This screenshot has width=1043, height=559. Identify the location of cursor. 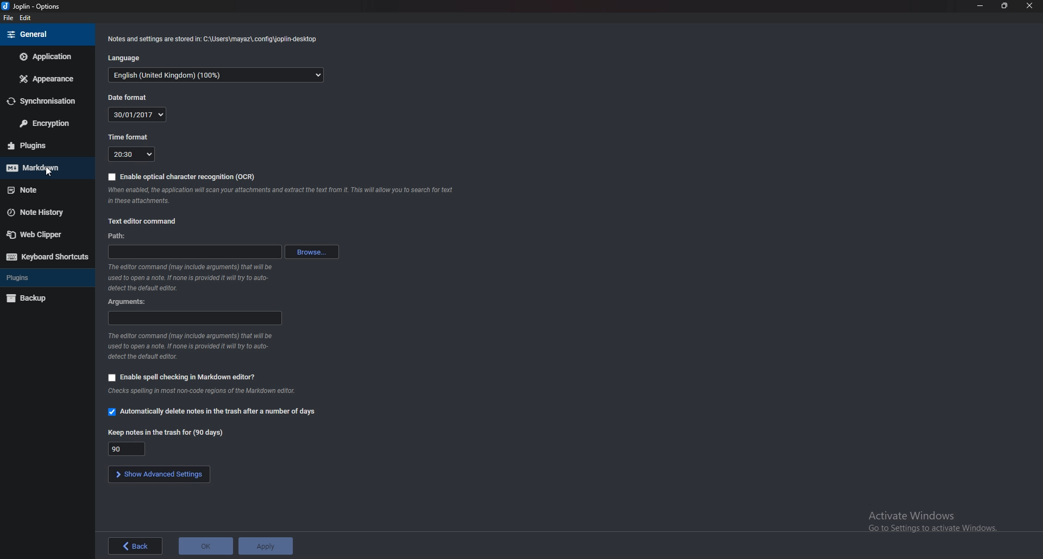
(50, 172).